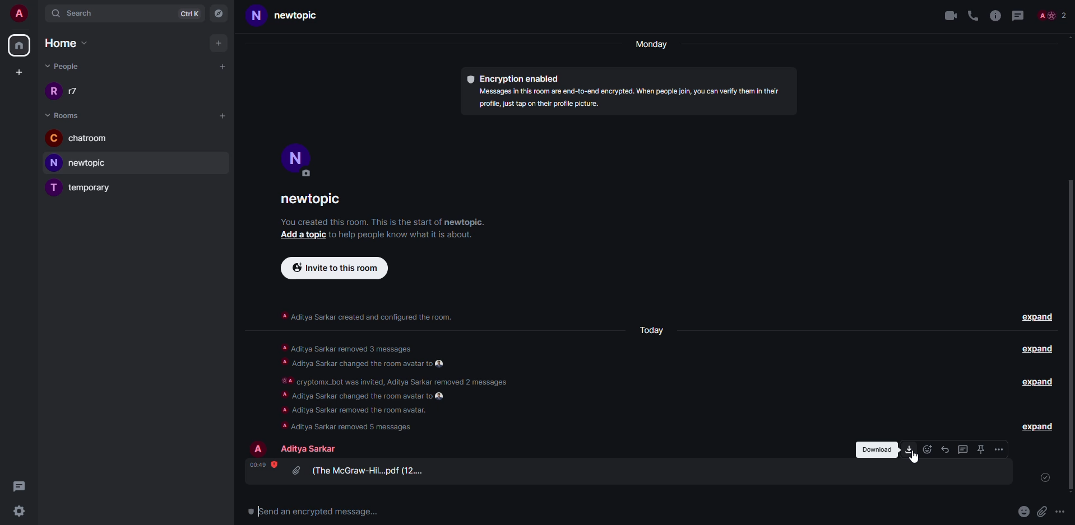 The image size is (1075, 525). What do you see at coordinates (369, 321) in the screenshot?
I see `invite to this room` at bounding box center [369, 321].